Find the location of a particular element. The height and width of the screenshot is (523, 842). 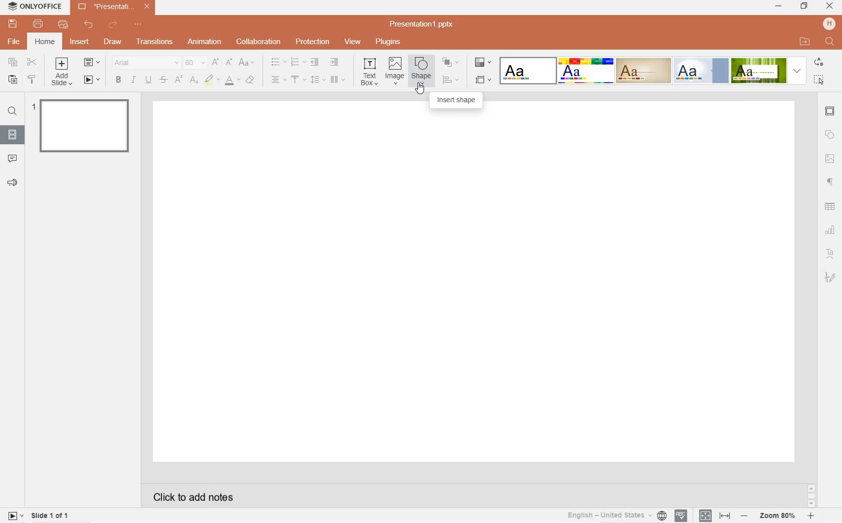

increment font size is located at coordinates (216, 62).